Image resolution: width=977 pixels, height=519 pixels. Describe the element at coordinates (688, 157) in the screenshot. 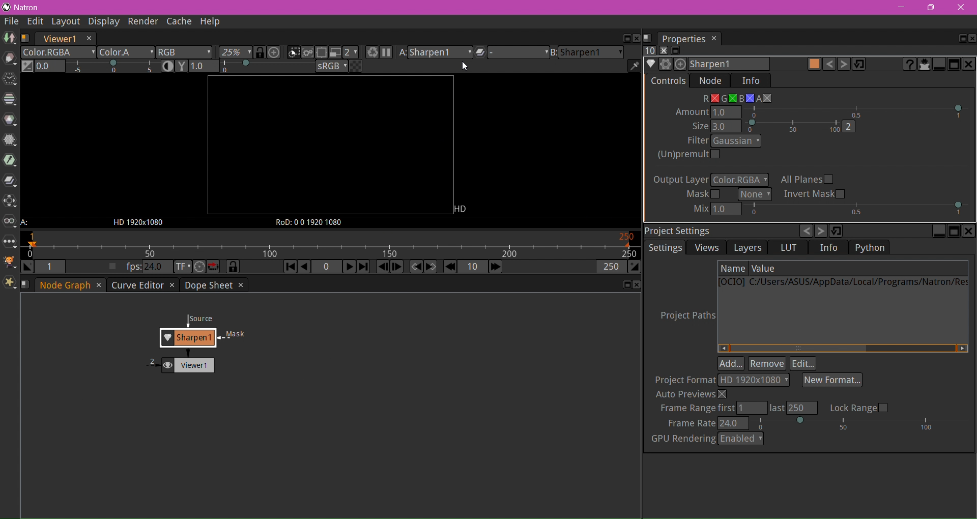

I see `` at that location.